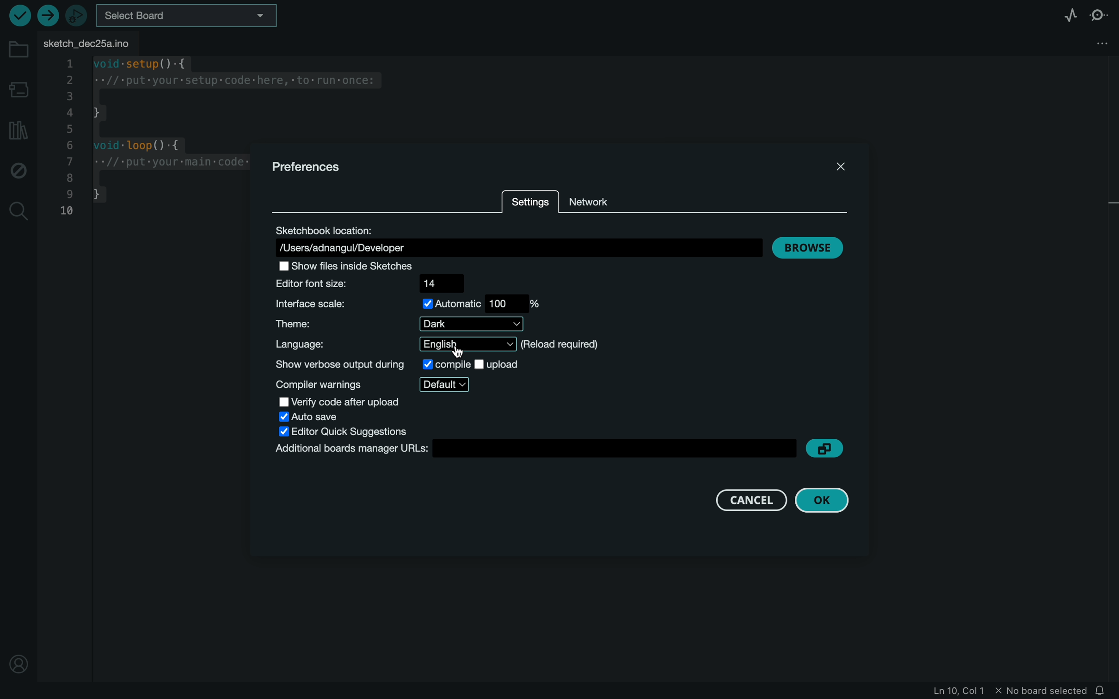  I want to click on verify  code, so click(339, 401).